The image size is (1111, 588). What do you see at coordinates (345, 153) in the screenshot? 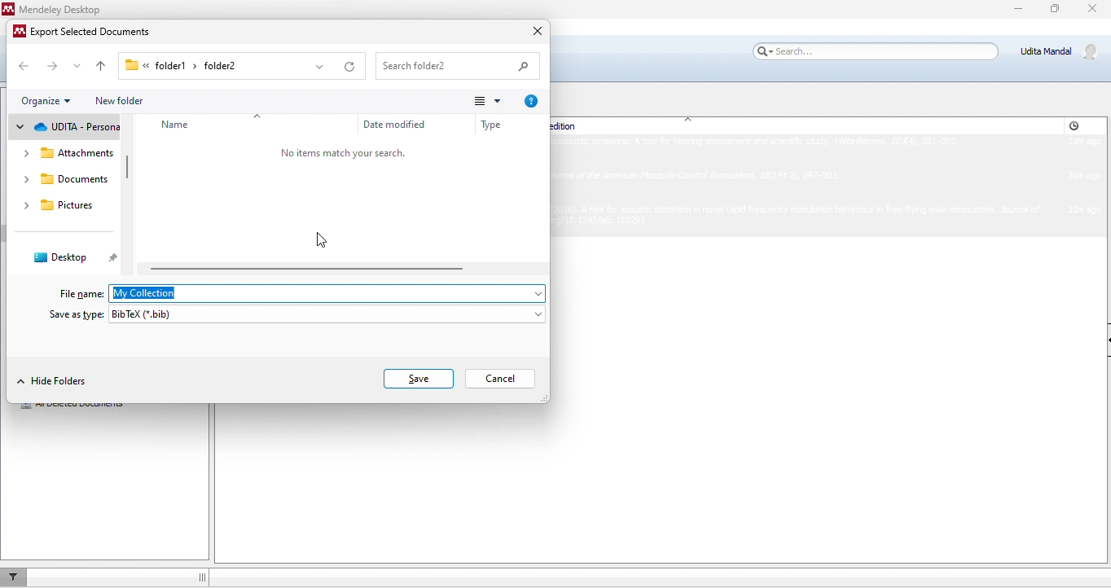
I see `no items` at bounding box center [345, 153].